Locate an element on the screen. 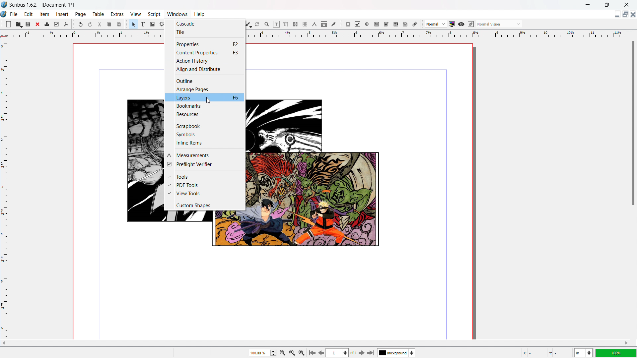  text frame is located at coordinates (143, 24).